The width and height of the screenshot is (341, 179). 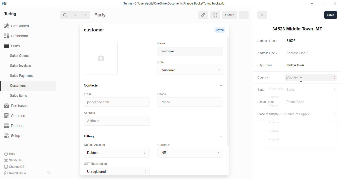 What do you see at coordinates (16, 173) in the screenshot?
I see `Report Issue` at bounding box center [16, 173].